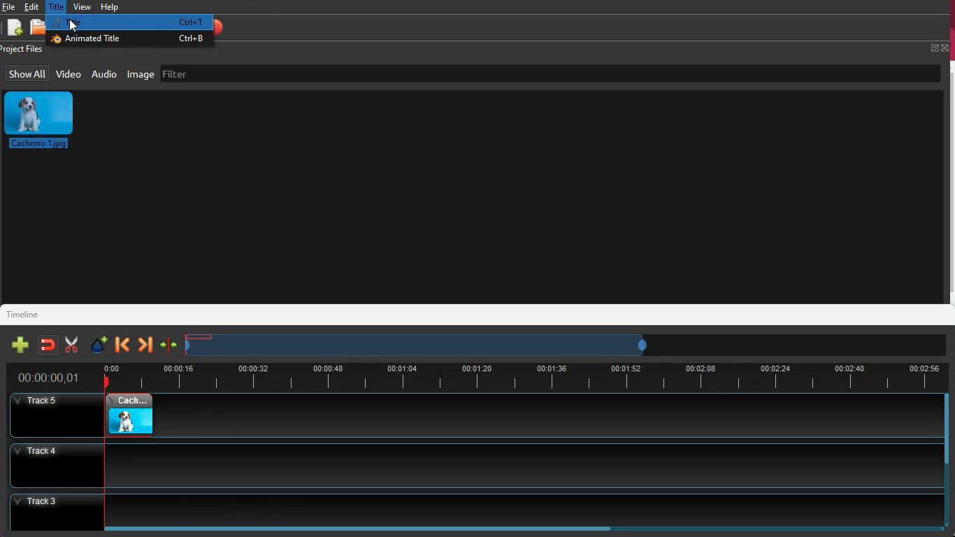 This screenshot has width=955, height=537. Describe the element at coordinates (45, 120) in the screenshot. I see `image` at that location.